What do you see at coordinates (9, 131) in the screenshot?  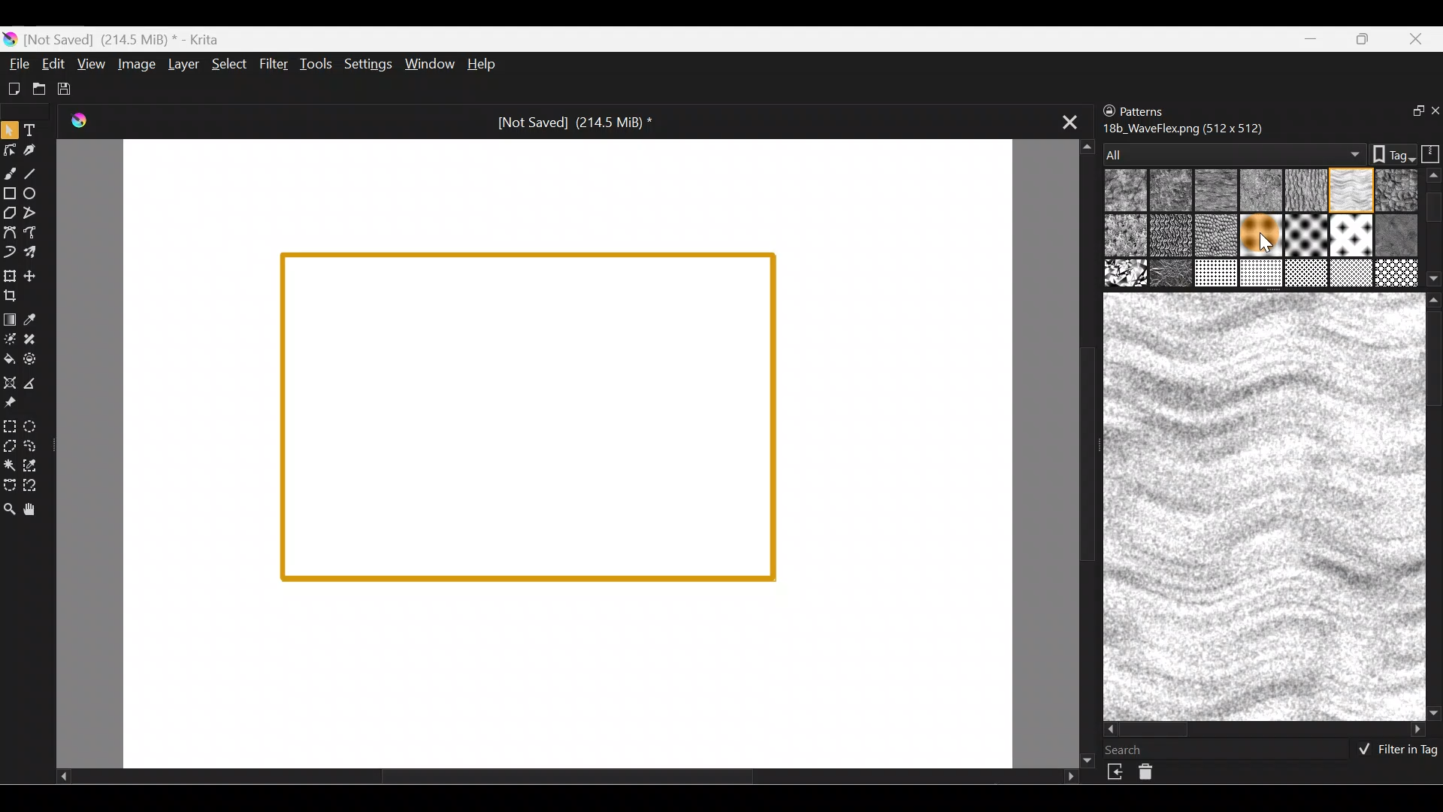 I see `Select shapes` at bounding box center [9, 131].